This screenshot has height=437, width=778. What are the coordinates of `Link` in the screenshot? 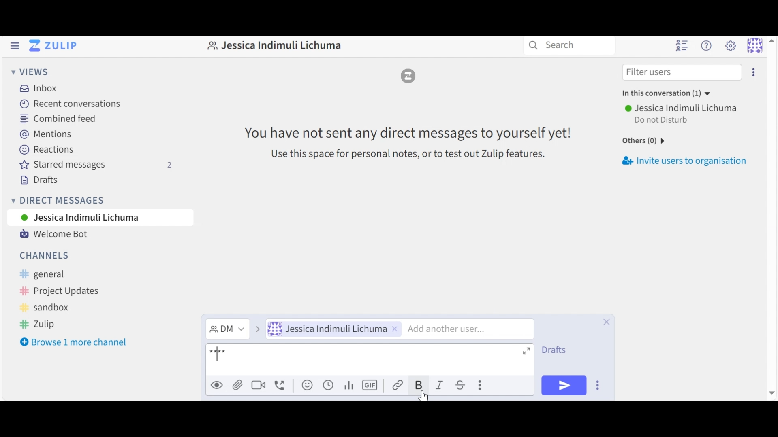 It's located at (400, 385).